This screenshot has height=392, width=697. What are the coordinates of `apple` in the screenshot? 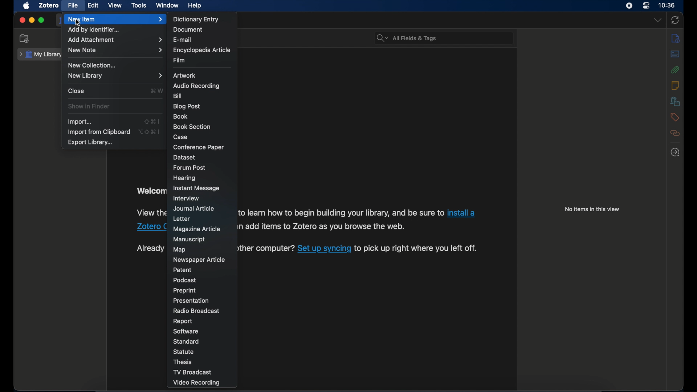 It's located at (26, 5).